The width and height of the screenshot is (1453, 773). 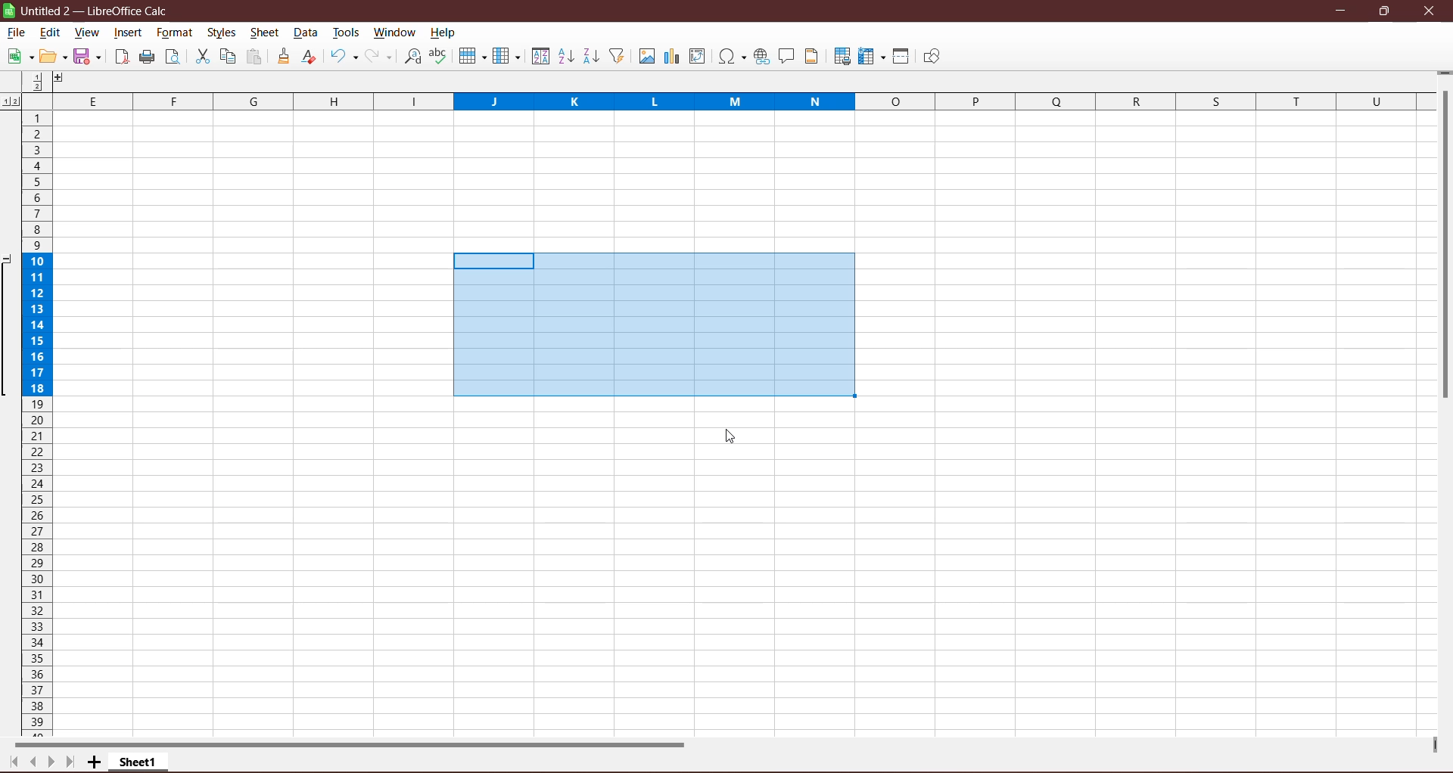 What do you see at coordinates (412, 56) in the screenshot?
I see `Find and Replace` at bounding box center [412, 56].